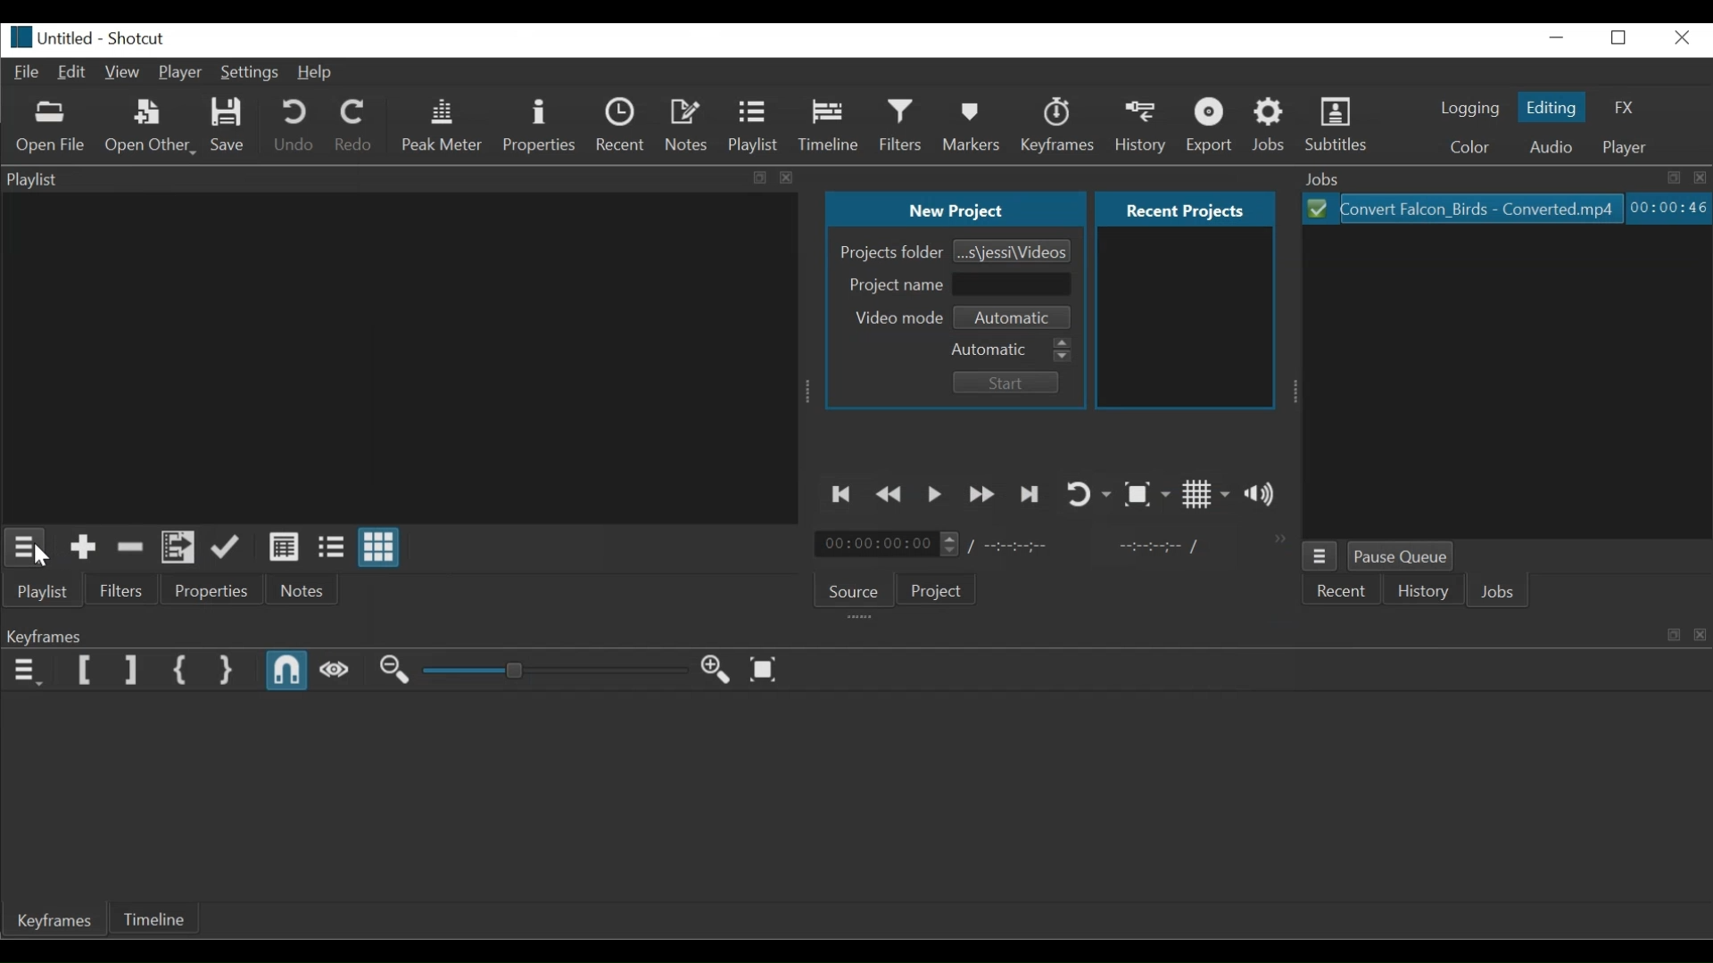 The height and width of the screenshot is (963, 1713). Describe the element at coordinates (545, 671) in the screenshot. I see `Adjust Zoom Keyframe` at that location.